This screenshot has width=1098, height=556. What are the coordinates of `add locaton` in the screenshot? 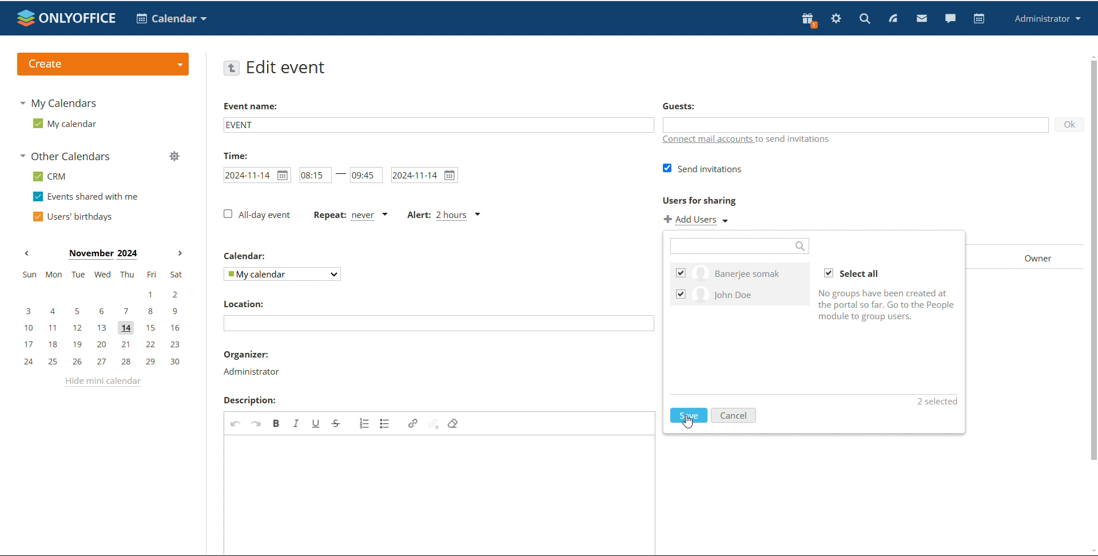 It's located at (439, 323).